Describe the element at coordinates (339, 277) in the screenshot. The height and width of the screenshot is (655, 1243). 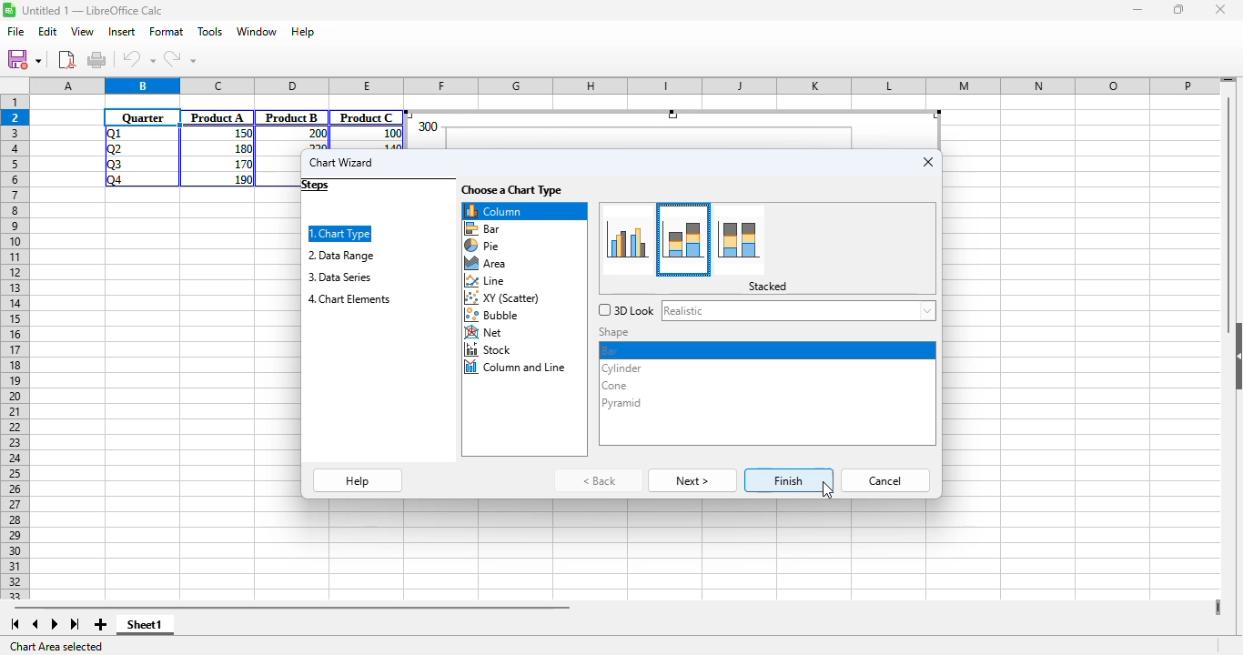
I see `3. data series` at that location.